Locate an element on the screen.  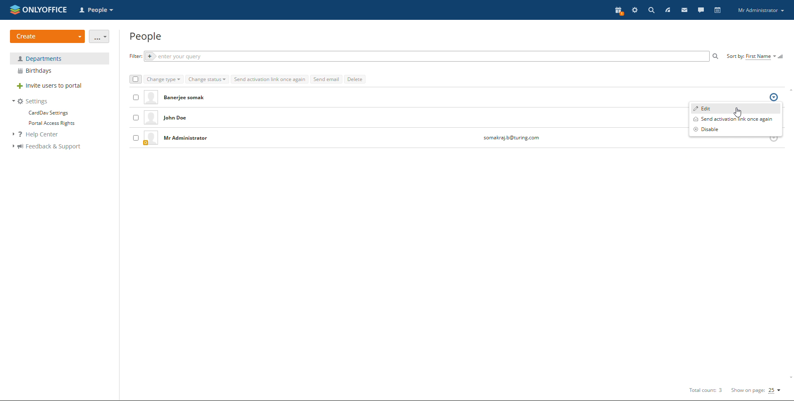
select application is located at coordinates (98, 10).